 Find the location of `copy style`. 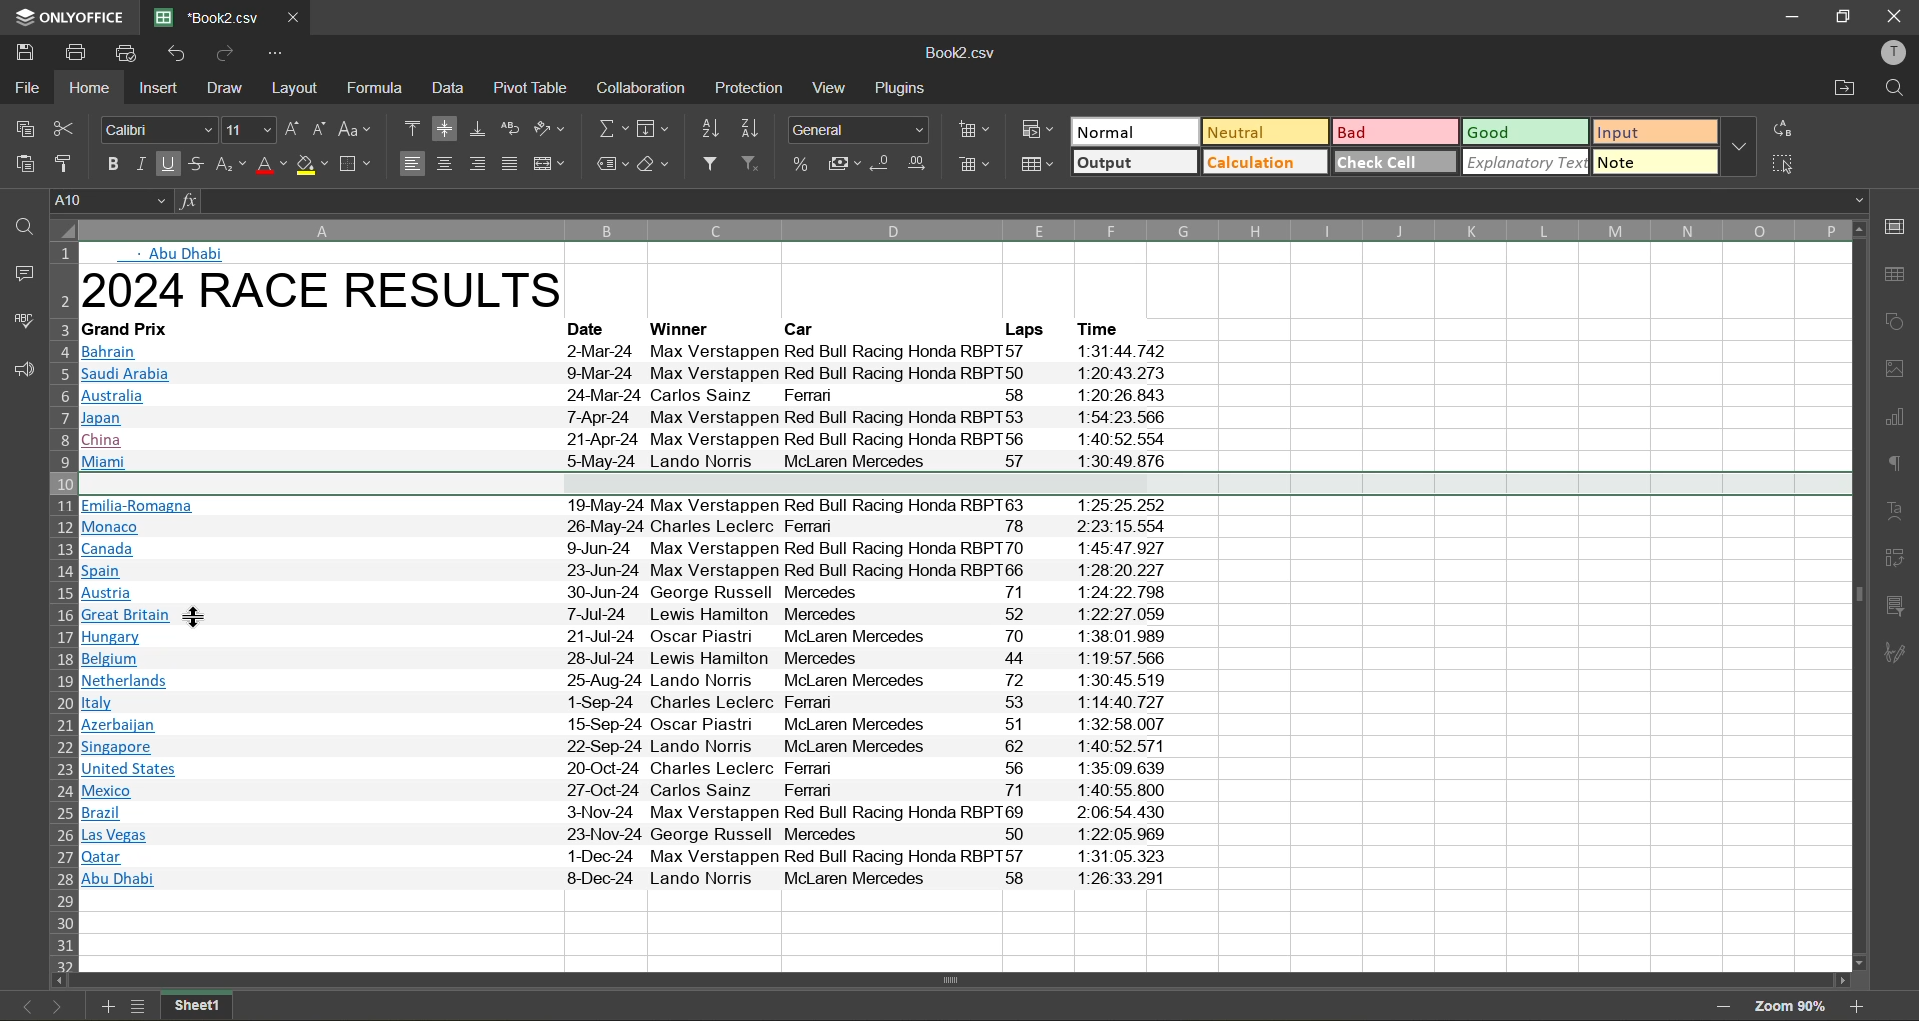

copy style is located at coordinates (65, 159).